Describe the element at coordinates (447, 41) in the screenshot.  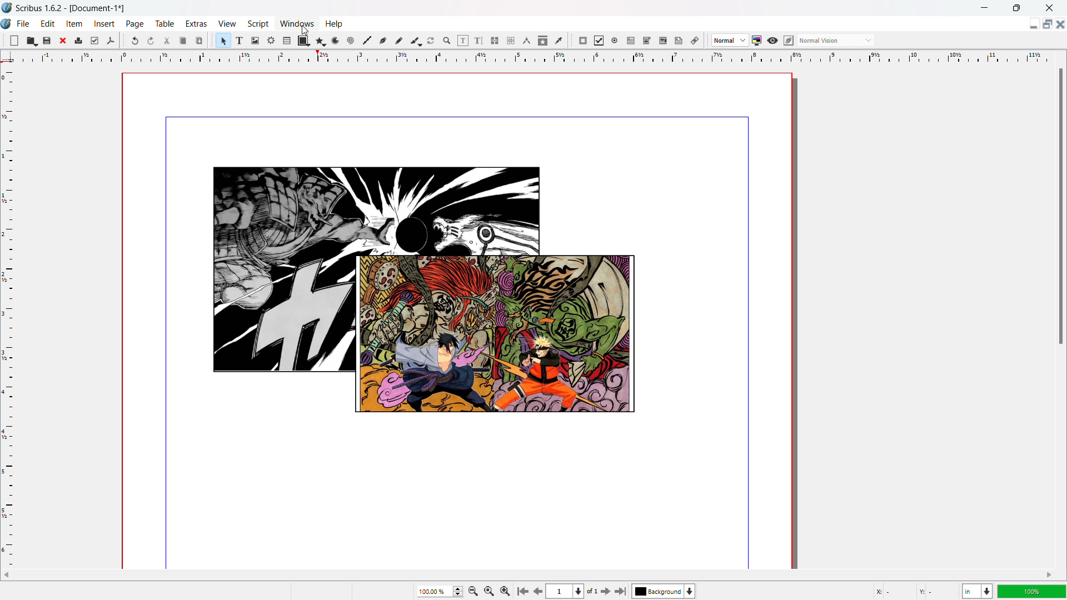
I see `zoom in or out` at that location.